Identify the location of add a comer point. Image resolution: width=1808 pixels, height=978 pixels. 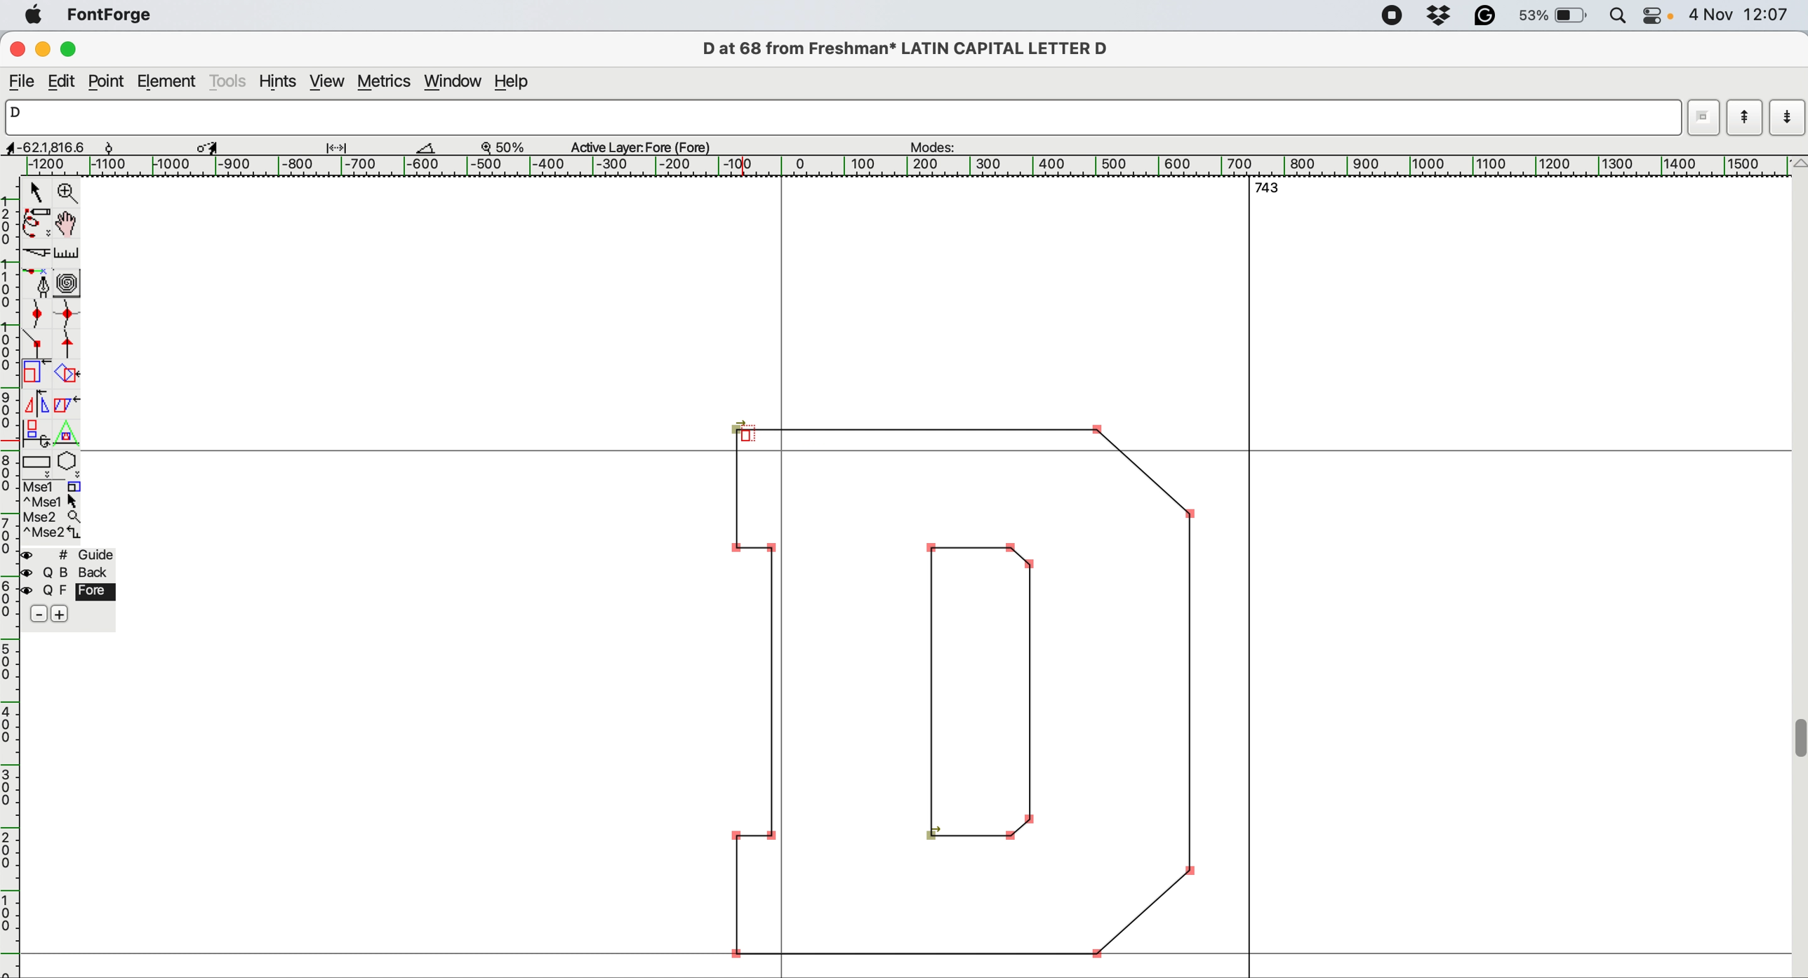
(36, 344).